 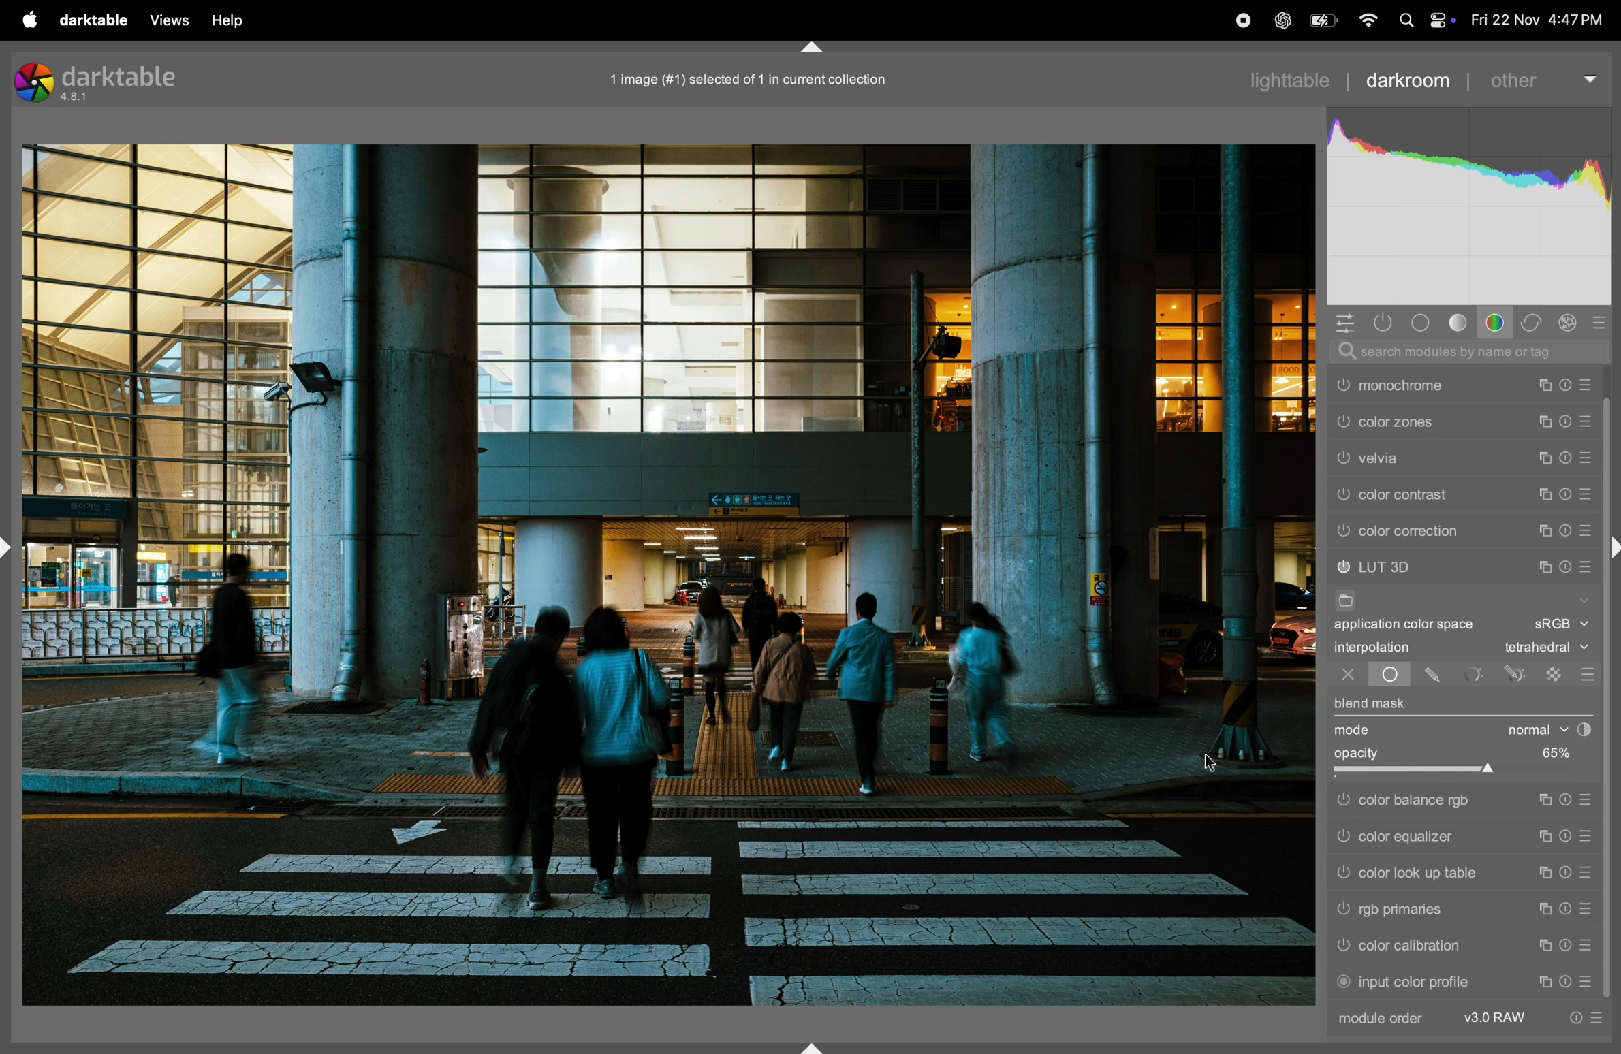 I want to click on module order, so click(x=1392, y=1021).